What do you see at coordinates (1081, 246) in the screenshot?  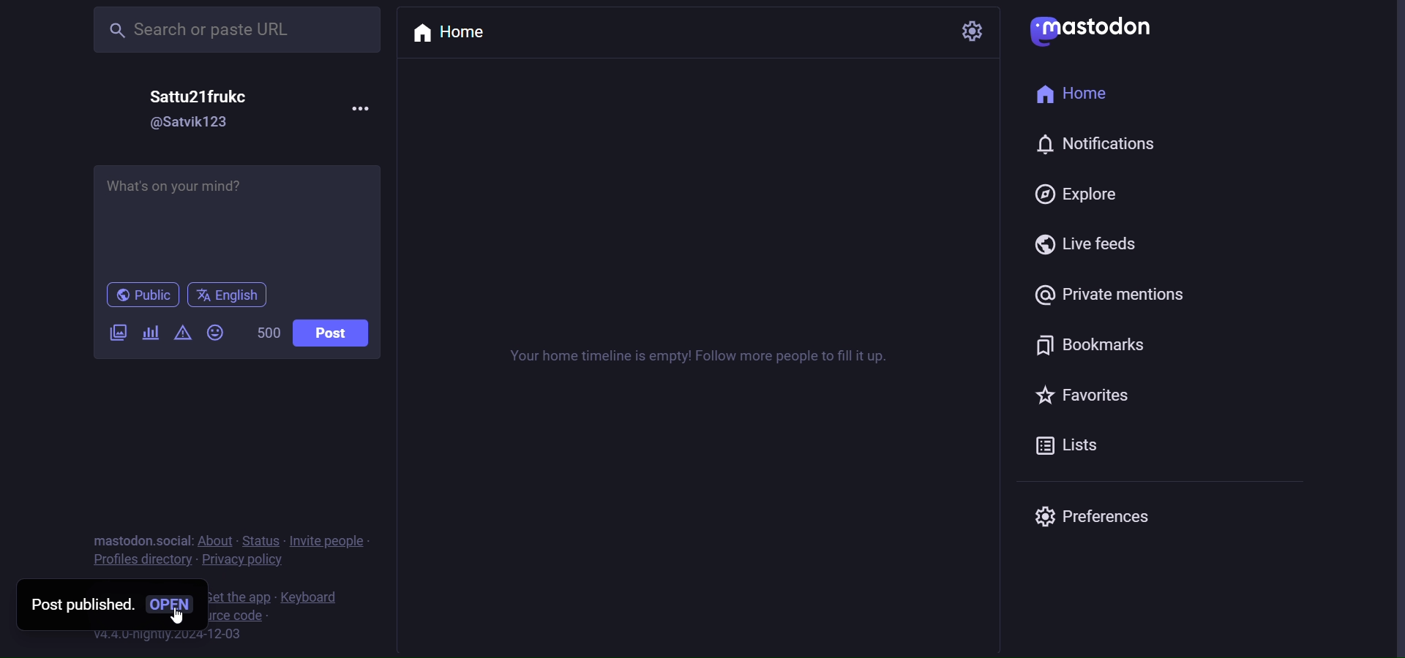 I see `live feed` at bounding box center [1081, 246].